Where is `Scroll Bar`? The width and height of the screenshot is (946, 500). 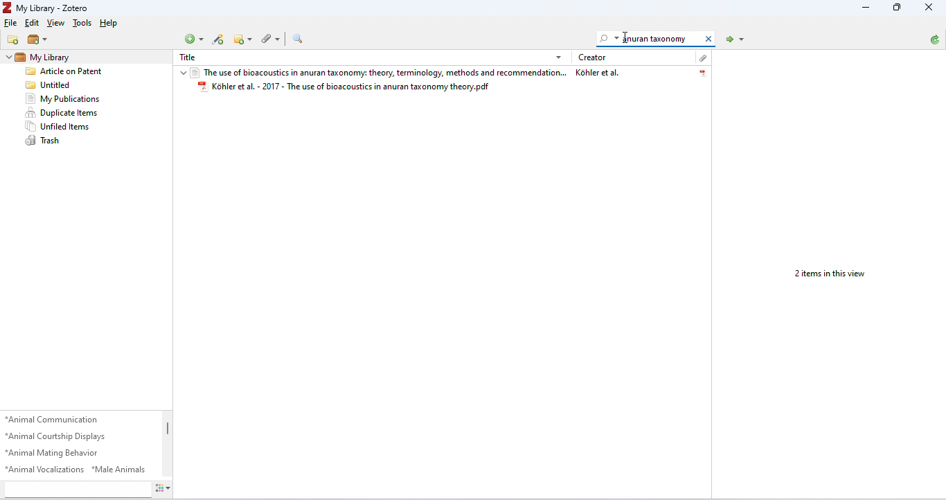 Scroll Bar is located at coordinates (169, 445).